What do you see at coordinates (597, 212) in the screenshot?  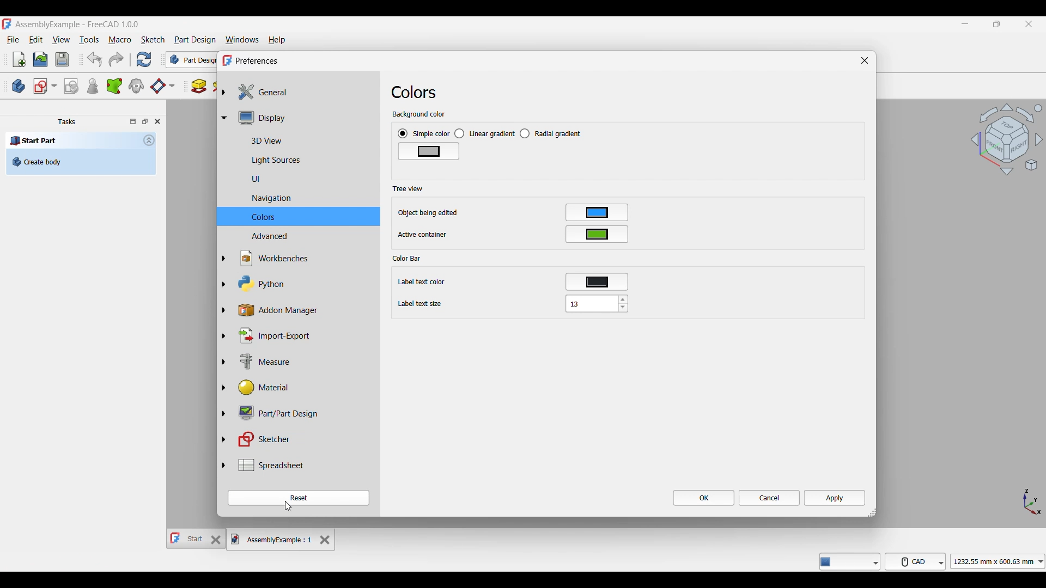 I see `Color settings for object being edited` at bounding box center [597, 212].